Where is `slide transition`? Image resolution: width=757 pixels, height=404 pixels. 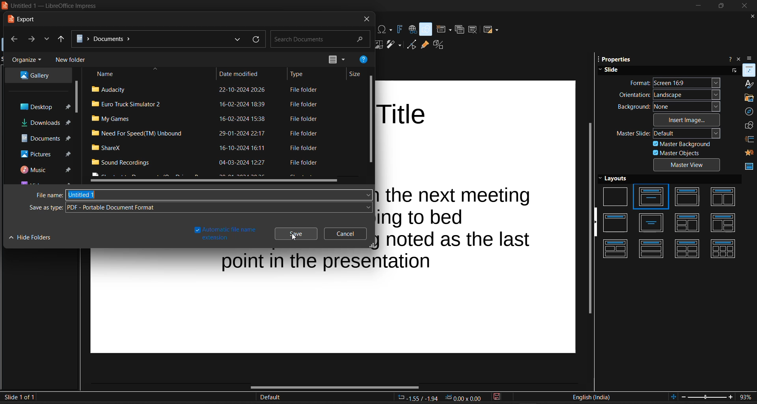 slide transition is located at coordinates (750, 139).